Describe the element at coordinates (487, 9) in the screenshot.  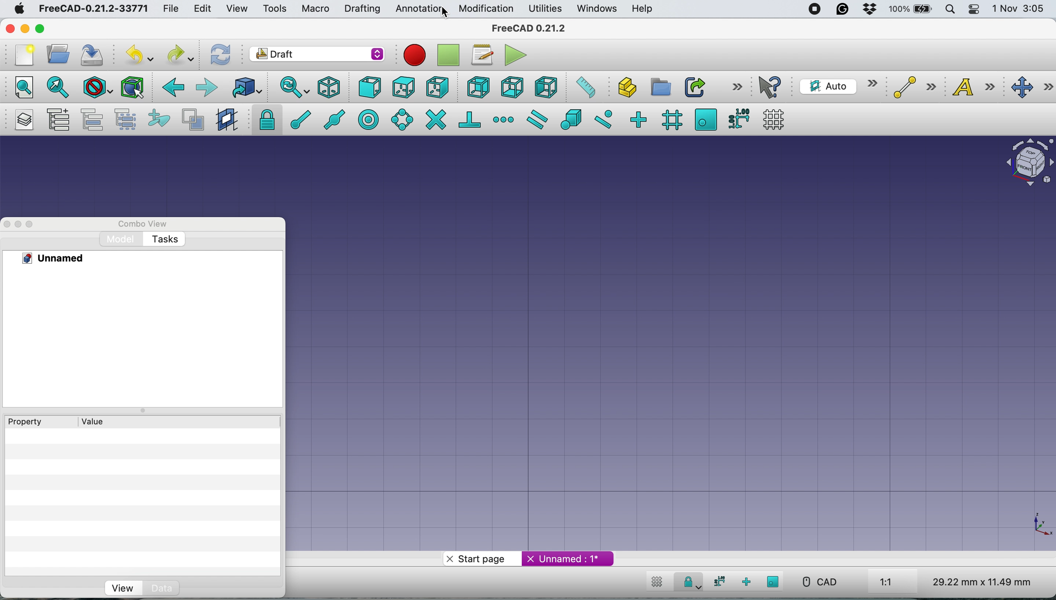
I see `modification` at that location.